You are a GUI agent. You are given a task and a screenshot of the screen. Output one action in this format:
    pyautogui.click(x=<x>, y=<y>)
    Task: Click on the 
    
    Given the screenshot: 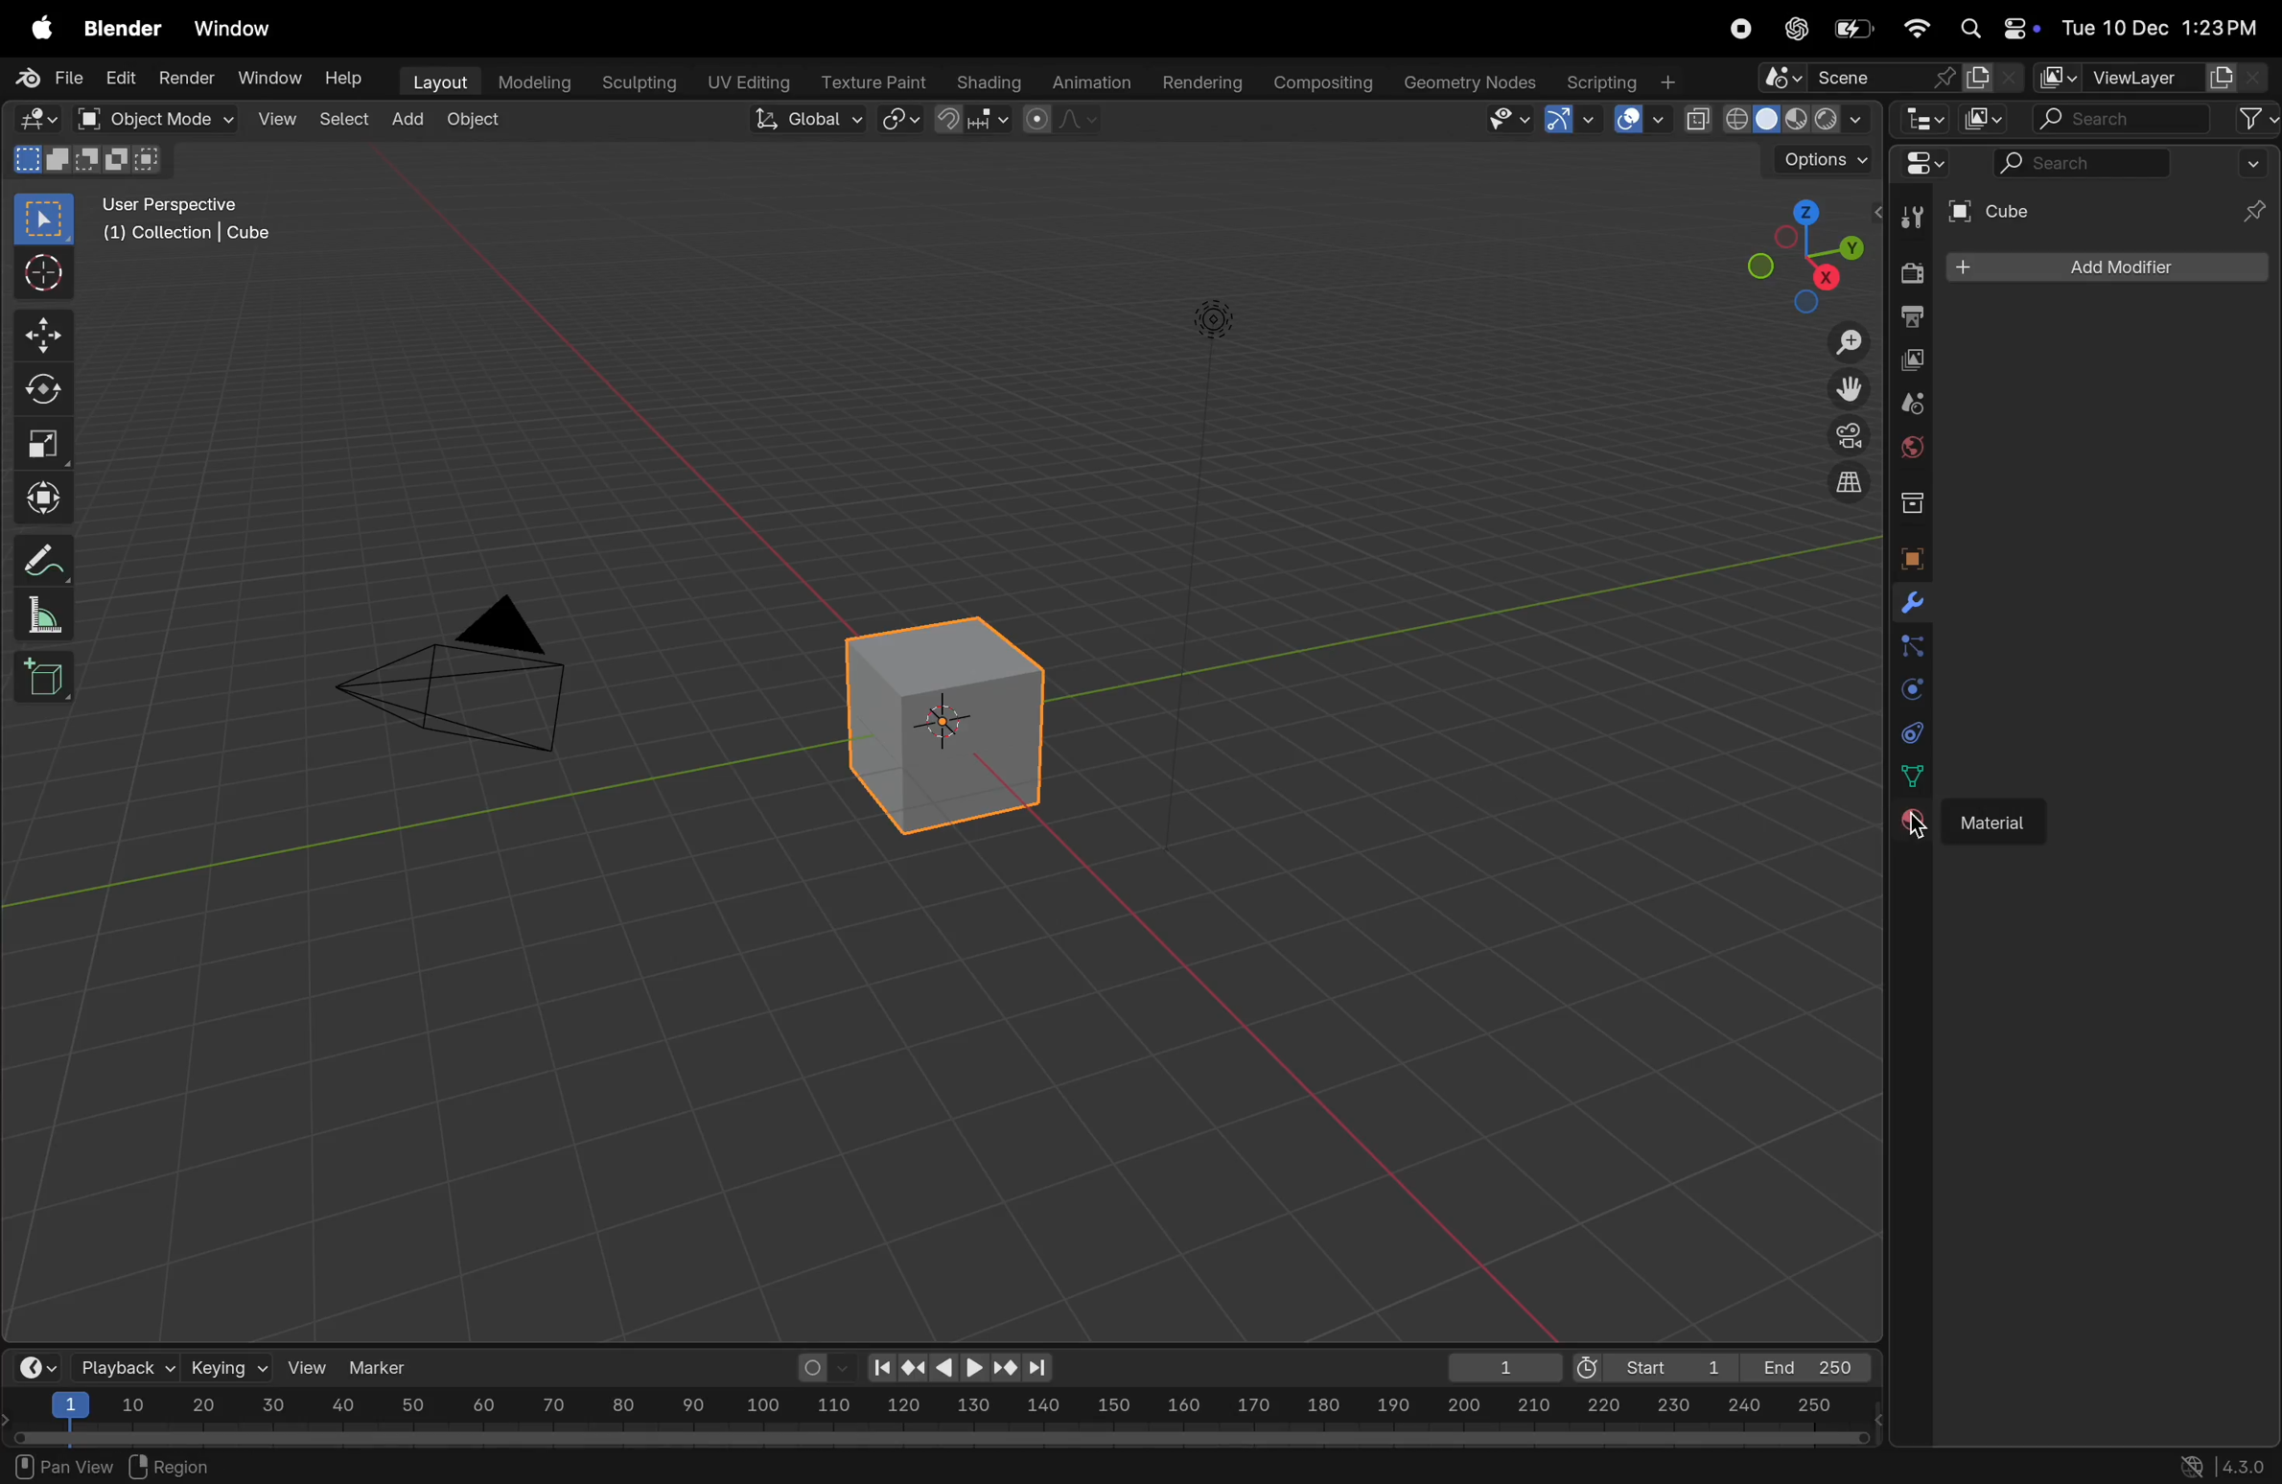 What is the action you would take?
    pyautogui.click(x=1915, y=777)
    